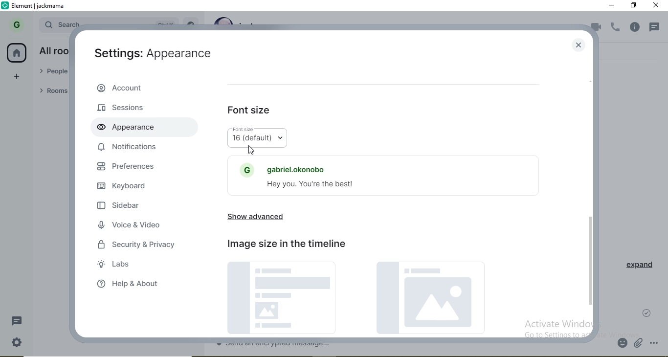  What do you see at coordinates (129, 147) in the screenshot?
I see `notifications` at bounding box center [129, 147].